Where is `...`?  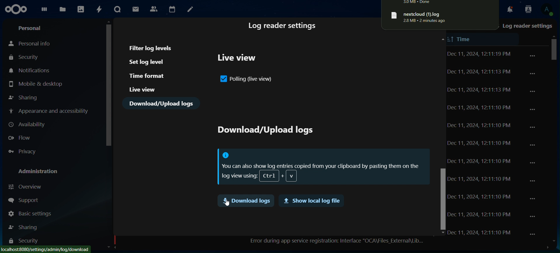
... is located at coordinates (533, 110).